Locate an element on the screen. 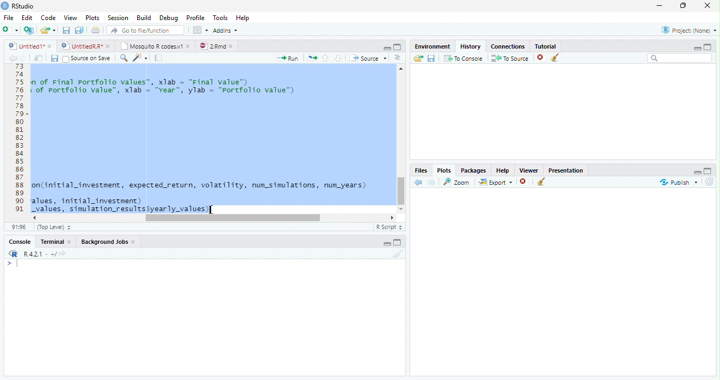 This screenshot has height=380, width=720. Run is located at coordinates (288, 58).